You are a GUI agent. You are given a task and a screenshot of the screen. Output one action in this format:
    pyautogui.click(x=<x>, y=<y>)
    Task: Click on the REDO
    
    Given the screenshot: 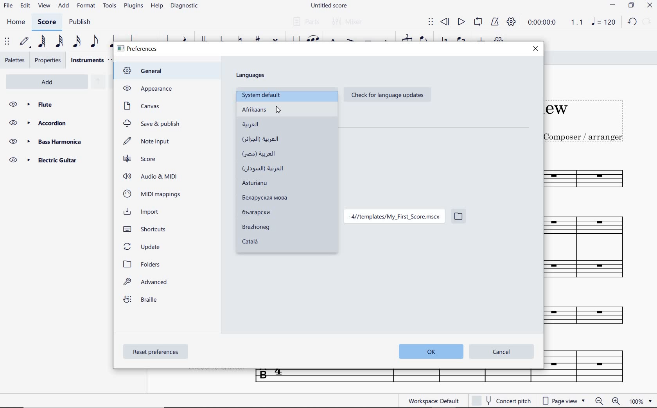 What is the action you would take?
    pyautogui.click(x=647, y=22)
    